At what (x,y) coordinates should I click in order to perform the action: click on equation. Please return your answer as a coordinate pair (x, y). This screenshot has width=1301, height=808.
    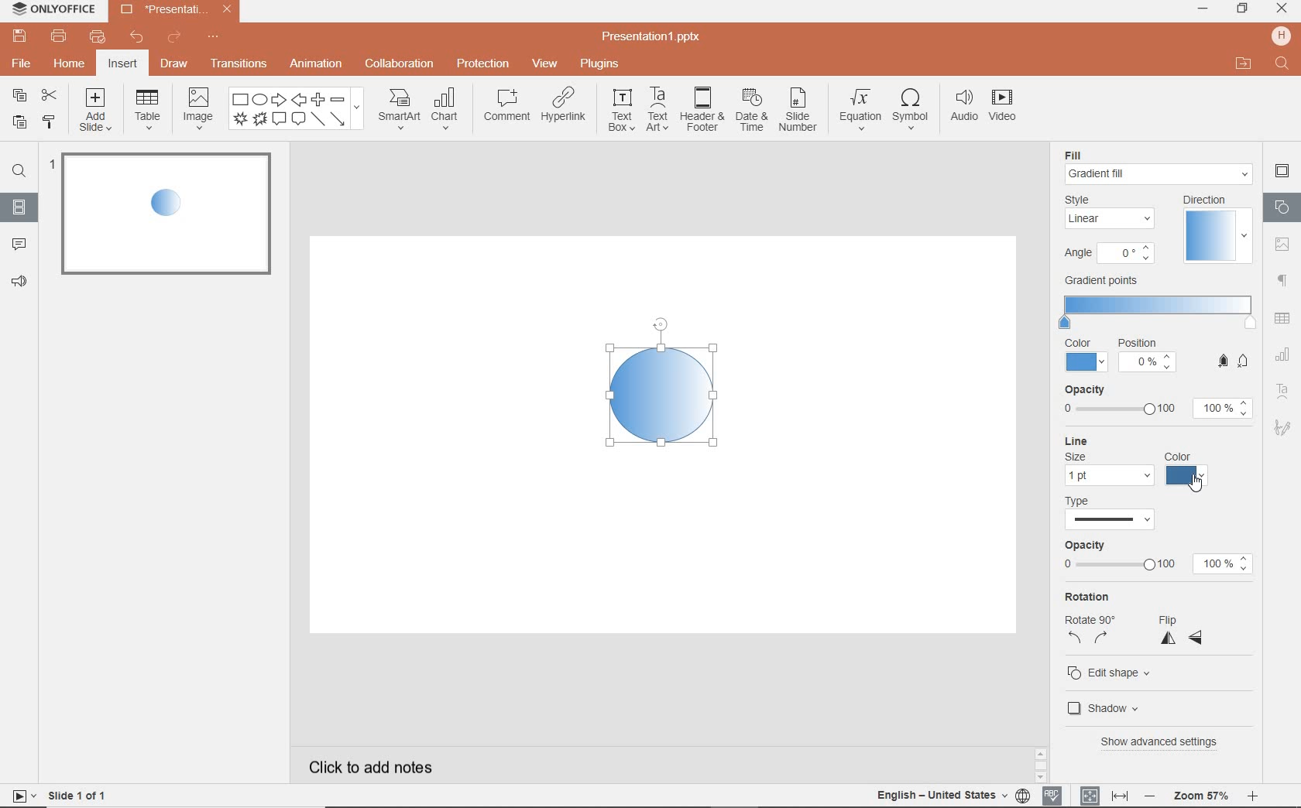
    Looking at the image, I should click on (859, 109).